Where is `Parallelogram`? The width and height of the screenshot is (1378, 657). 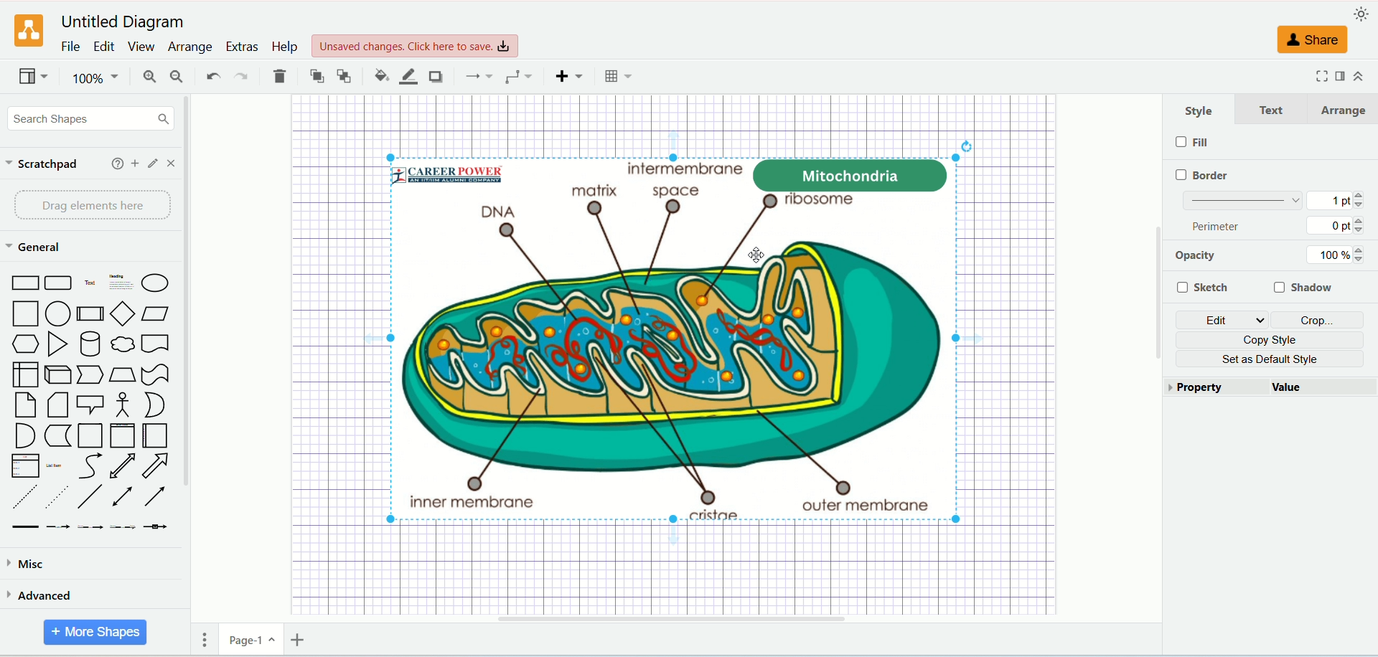
Parallelogram is located at coordinates (158, 316).